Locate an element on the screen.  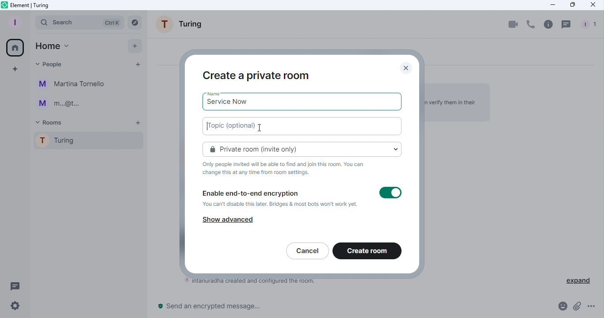
Threads is located at coordinates (13, 285).